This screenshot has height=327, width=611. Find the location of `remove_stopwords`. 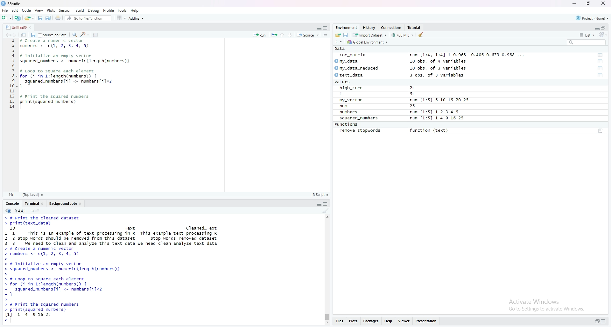

remove_stopwords is located at coordinates (360, 131).